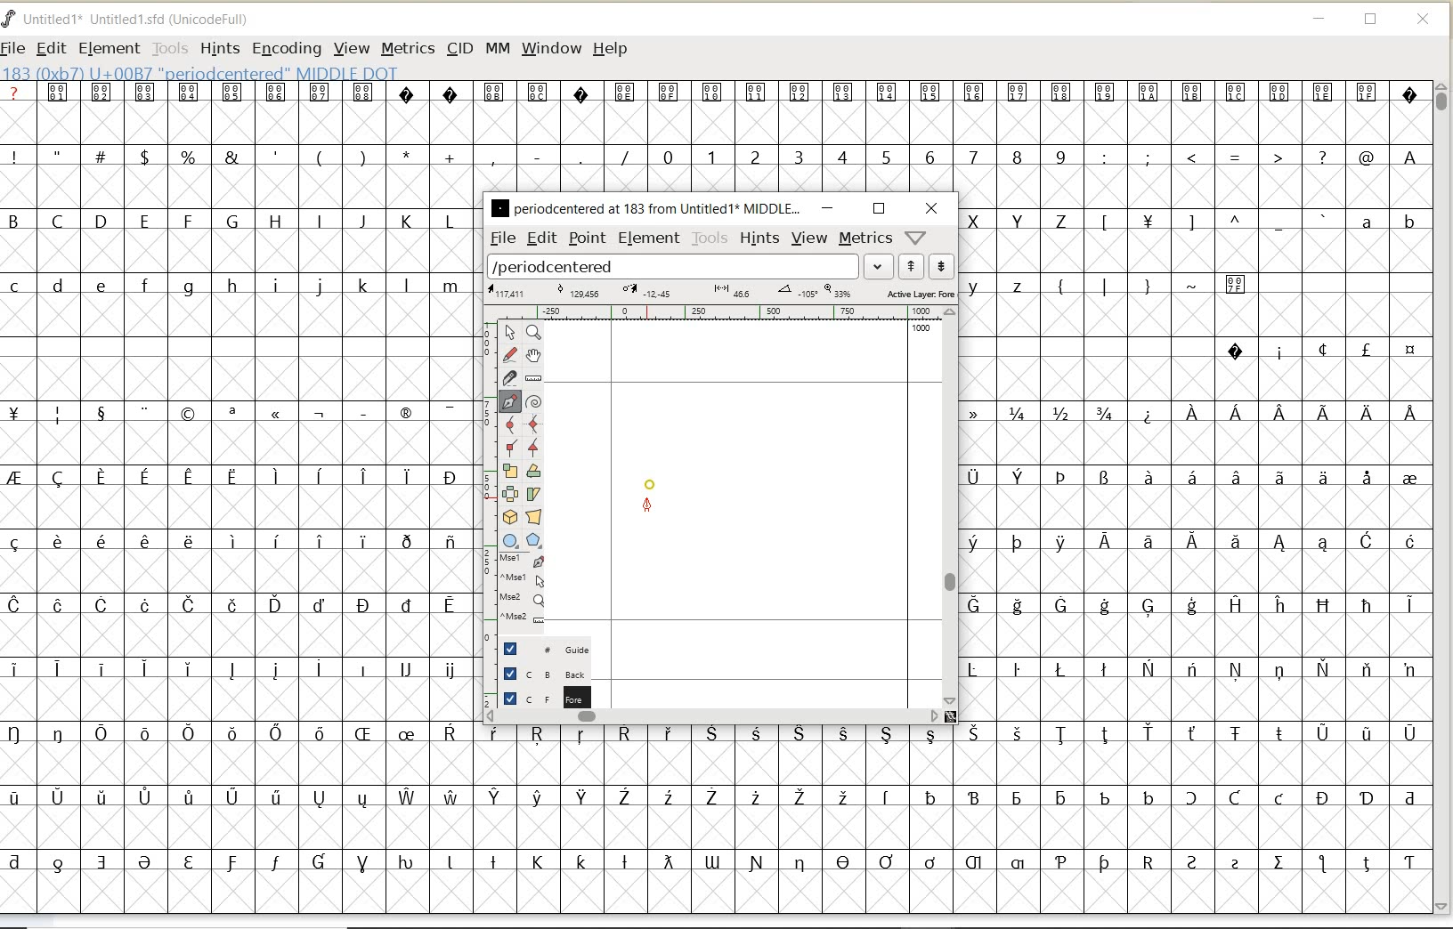 The image size is (1453, 929). What do you see at coordinates (551, 48) in the screenshot?
I see `WINDOW` at bounding box center [551, 48].